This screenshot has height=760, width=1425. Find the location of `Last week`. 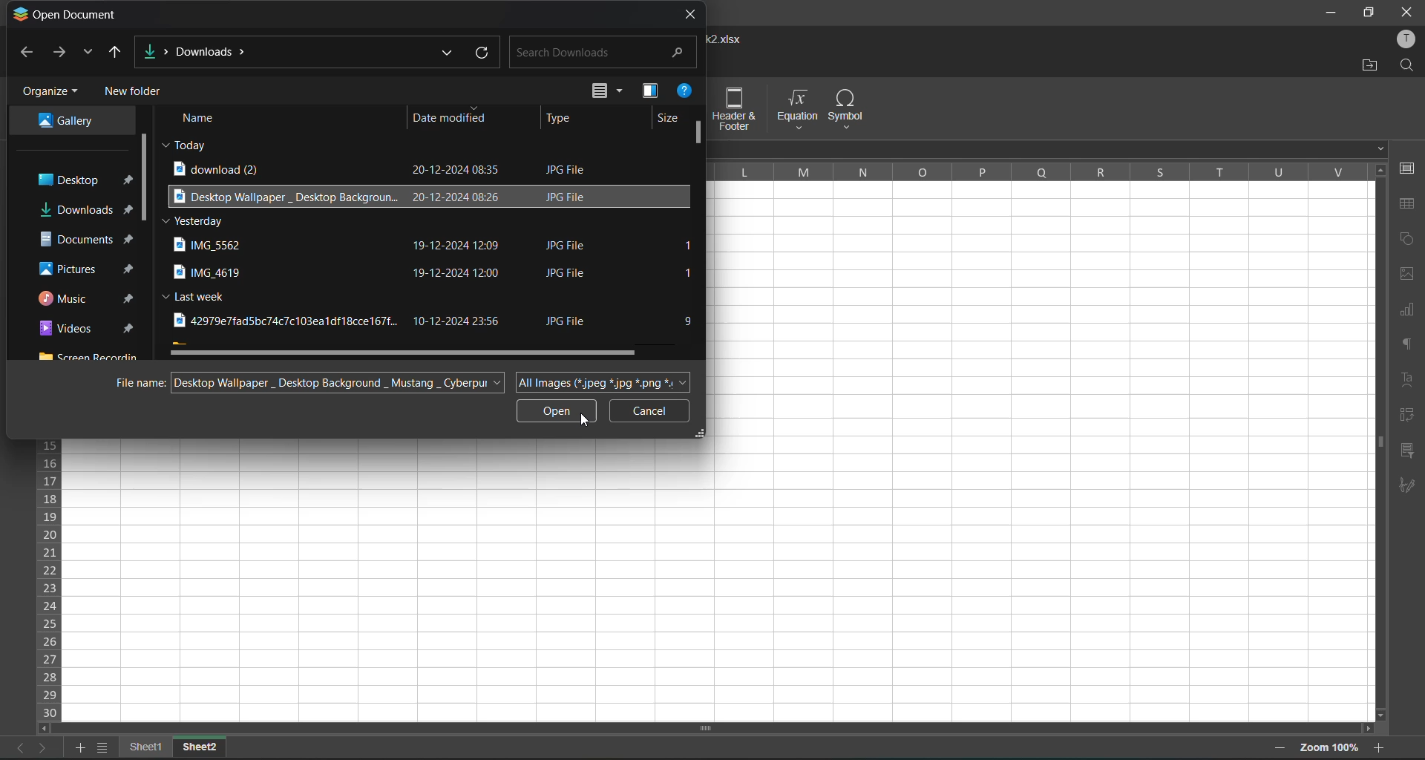

Last week is located at coordinates (199, 295).